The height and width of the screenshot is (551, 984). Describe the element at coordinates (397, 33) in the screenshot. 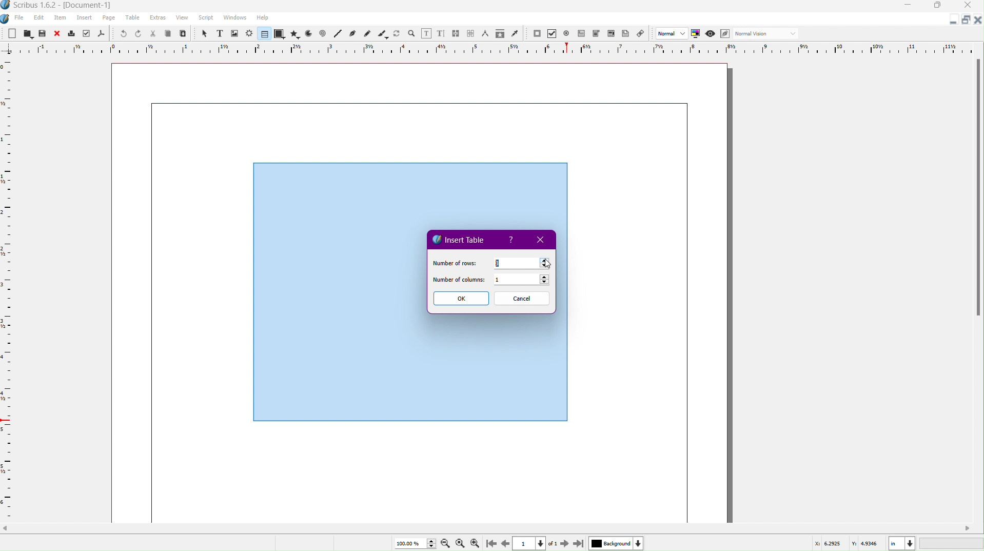

I see `Rotate Item` at that location.